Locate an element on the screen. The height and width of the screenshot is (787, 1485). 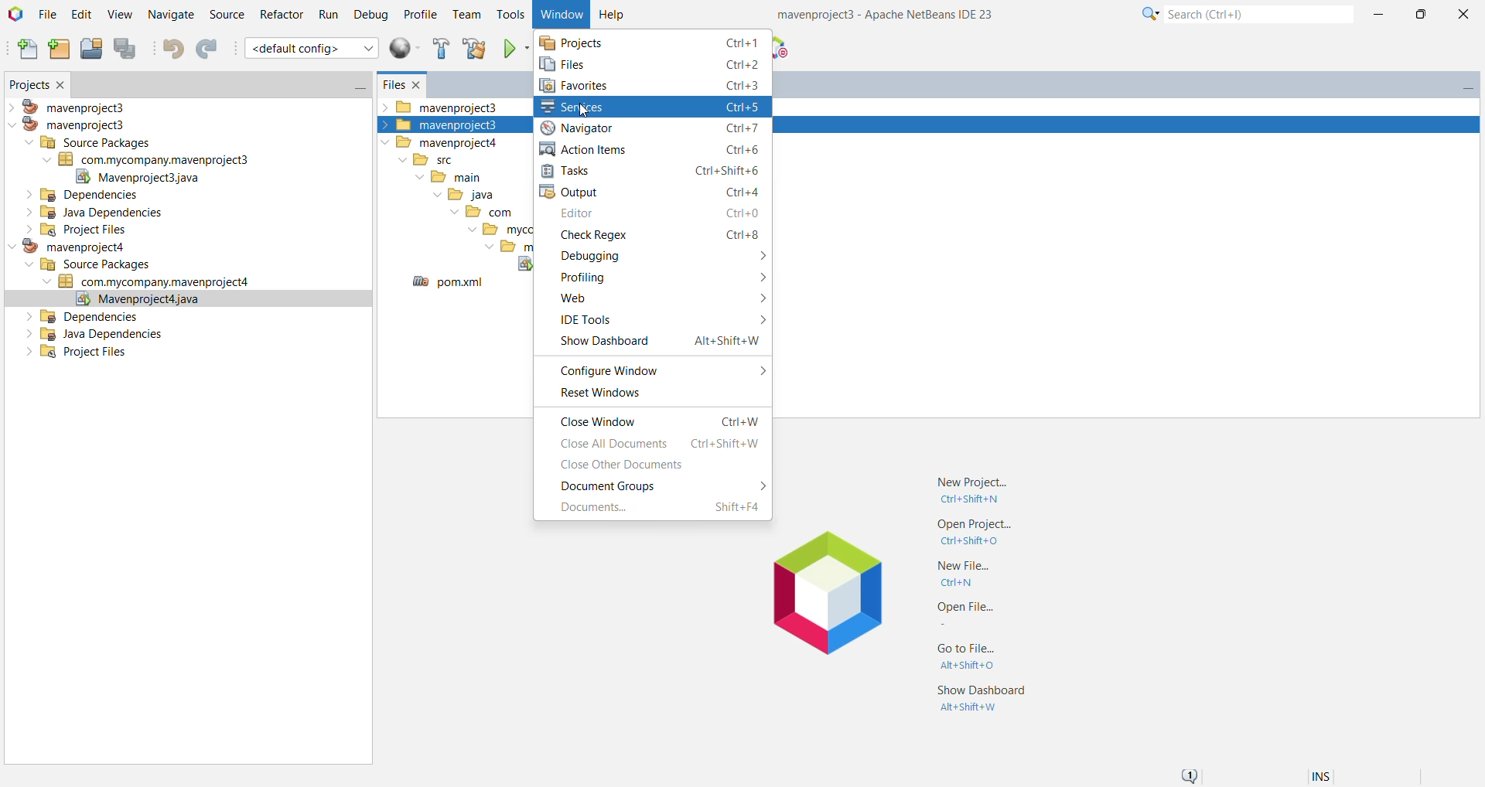
Close is located at coordinates (1463, 13).